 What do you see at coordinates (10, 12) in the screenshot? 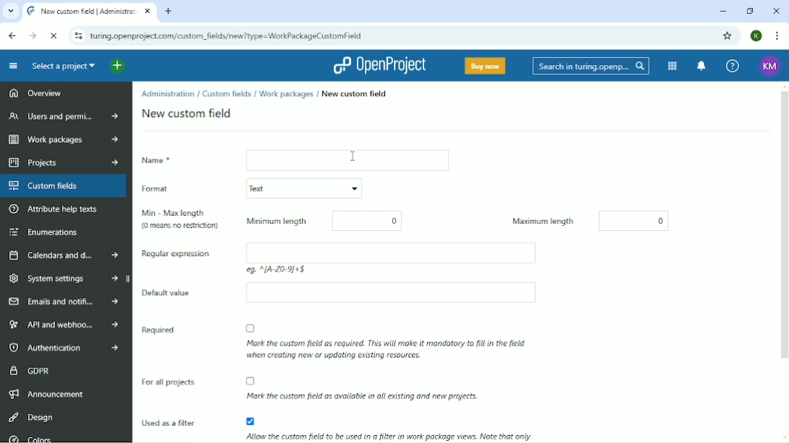
I see `Search tabs` at bounding box center [10, 12].